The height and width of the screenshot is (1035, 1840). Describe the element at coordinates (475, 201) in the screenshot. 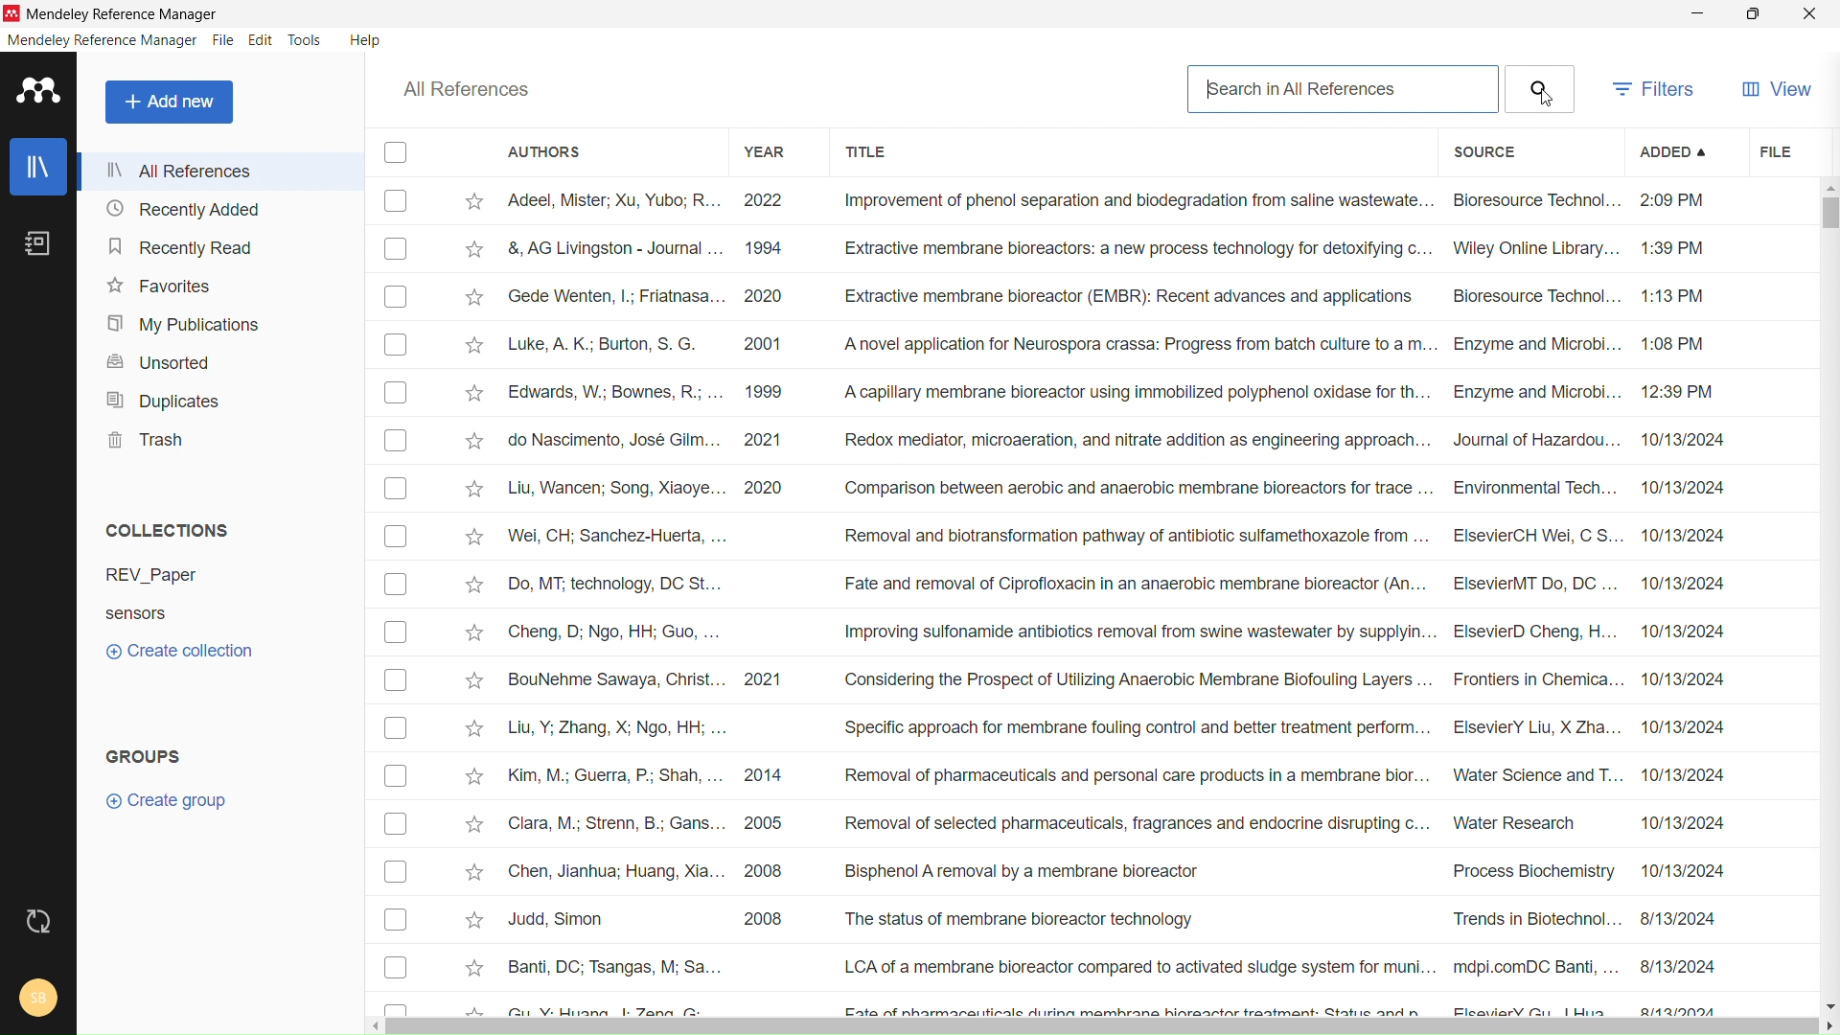

I see `mark as favorite` at that location.